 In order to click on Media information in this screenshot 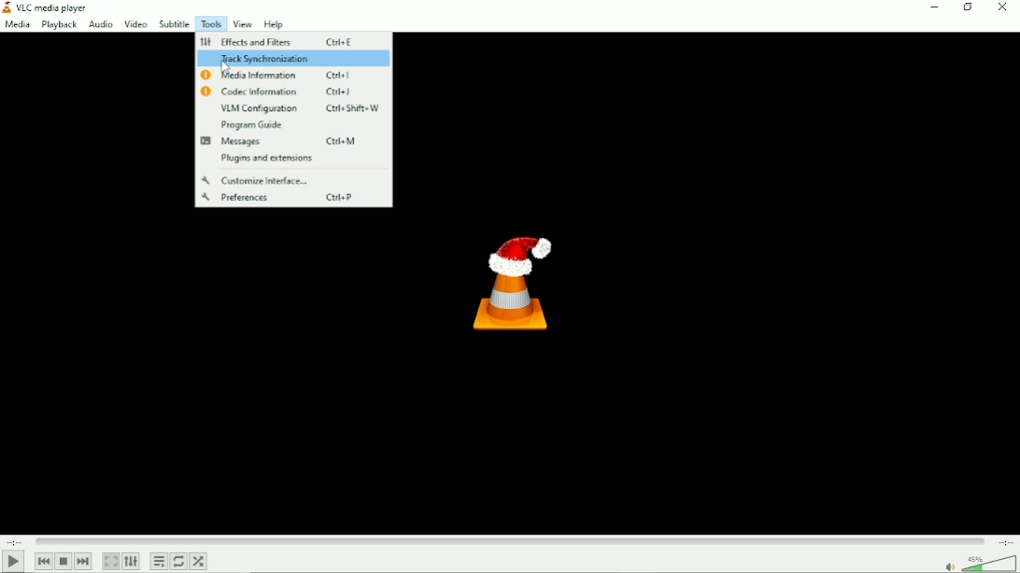, I will do `click(288, 76)`.